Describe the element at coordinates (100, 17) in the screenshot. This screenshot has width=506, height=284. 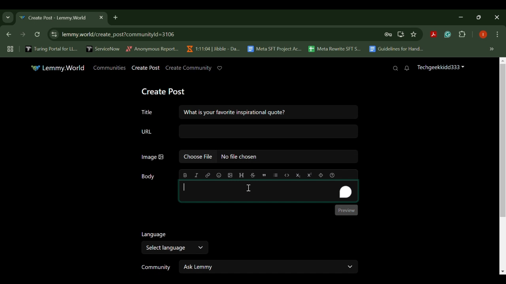
I see `Close Tab` at that location.